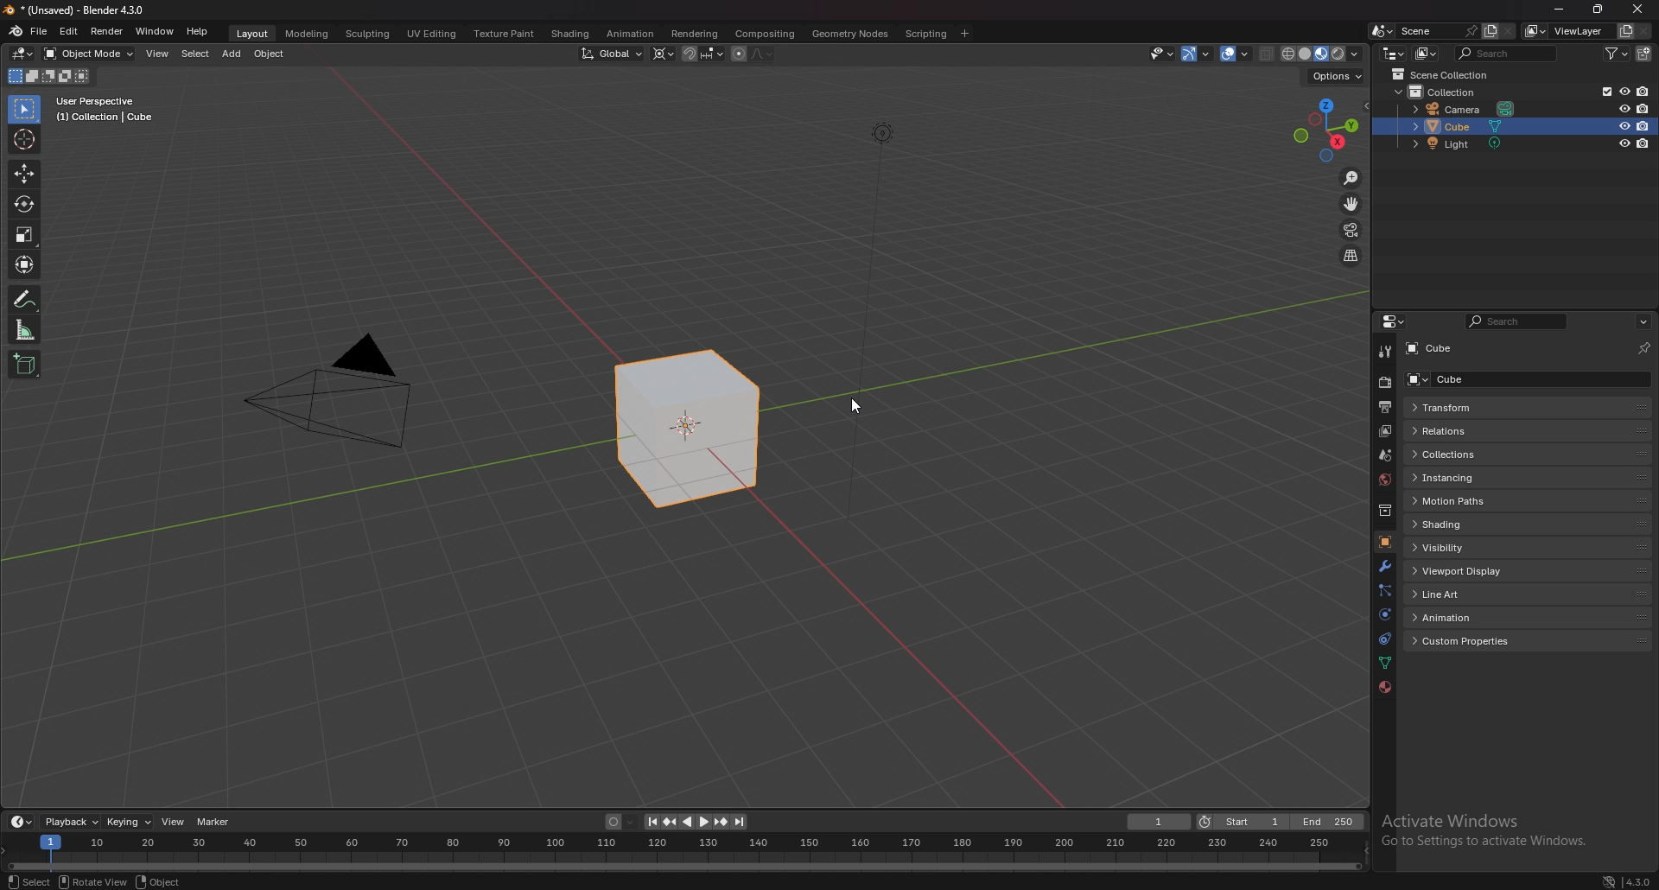 The image size is (1659, 890). Describe the element at coordinates (1382, 589) in the screenshot. I see `particles` at that location.